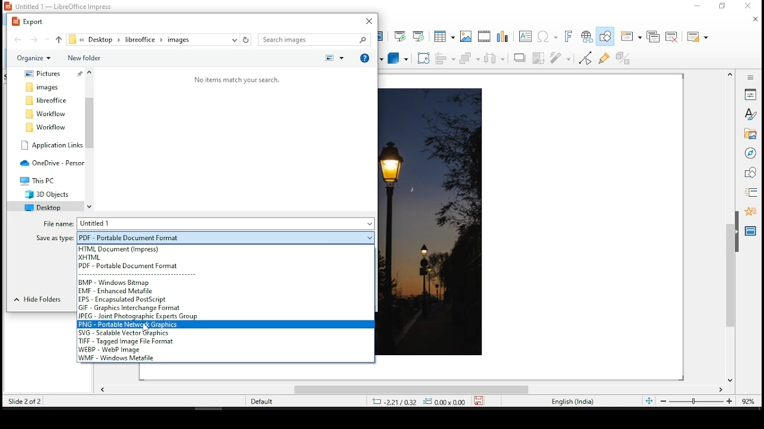  What do you see at coordinates (698, 36) in the screenshot?
I see `slide layout` at bounding box center [698, 36].